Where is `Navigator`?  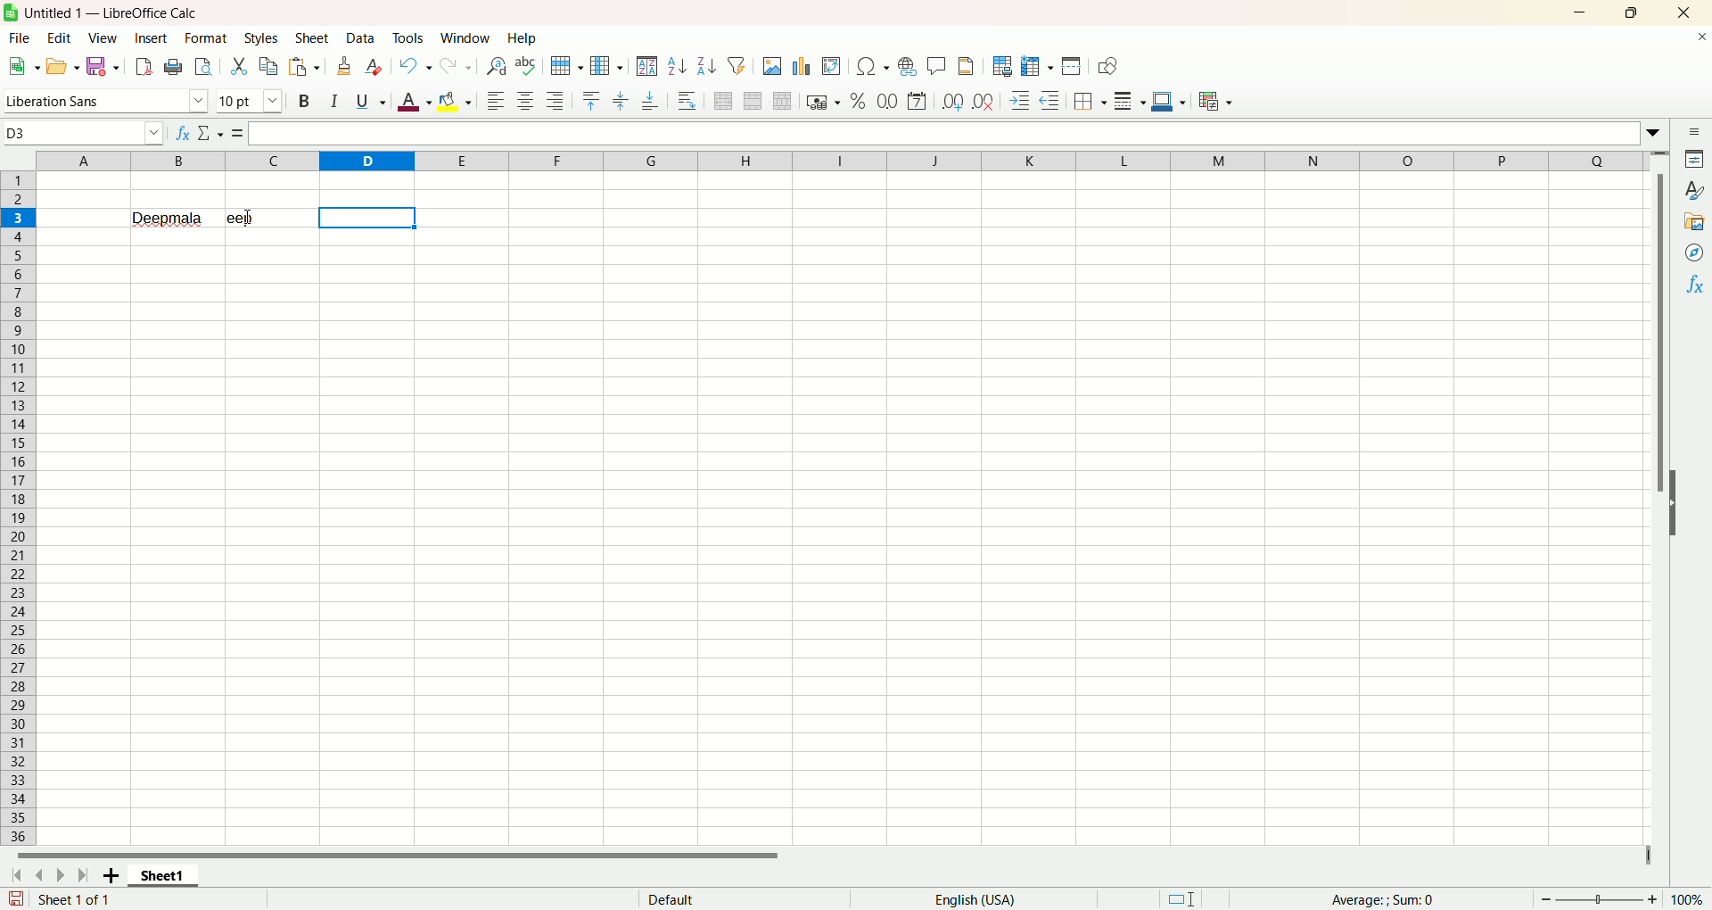
Navigator is located at coordinates (1691, 253).